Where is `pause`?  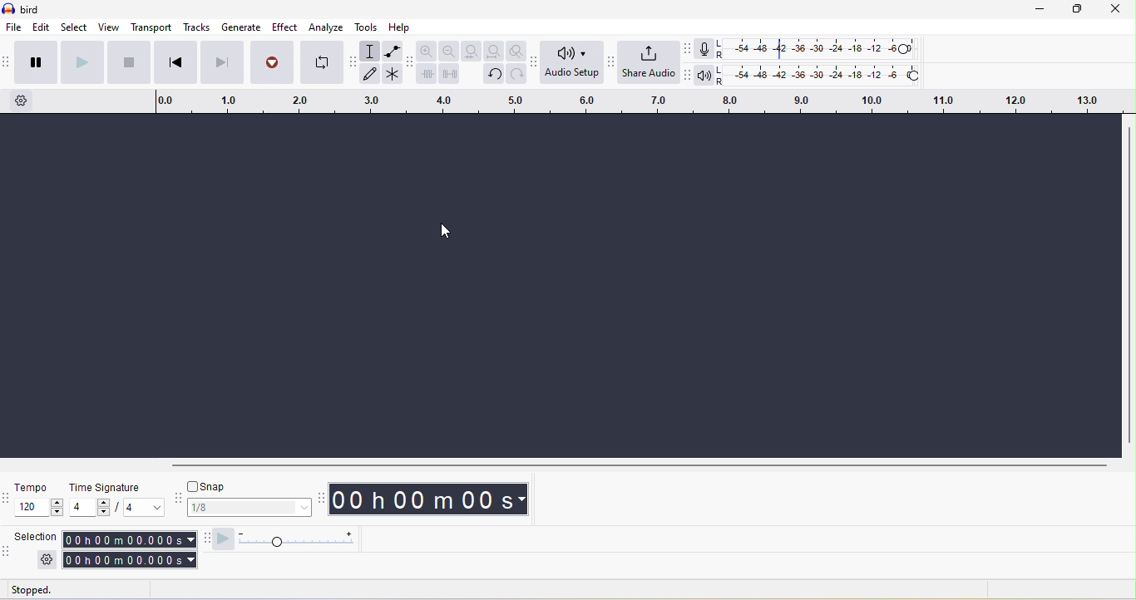 pause is located at coordinates (34, 61).